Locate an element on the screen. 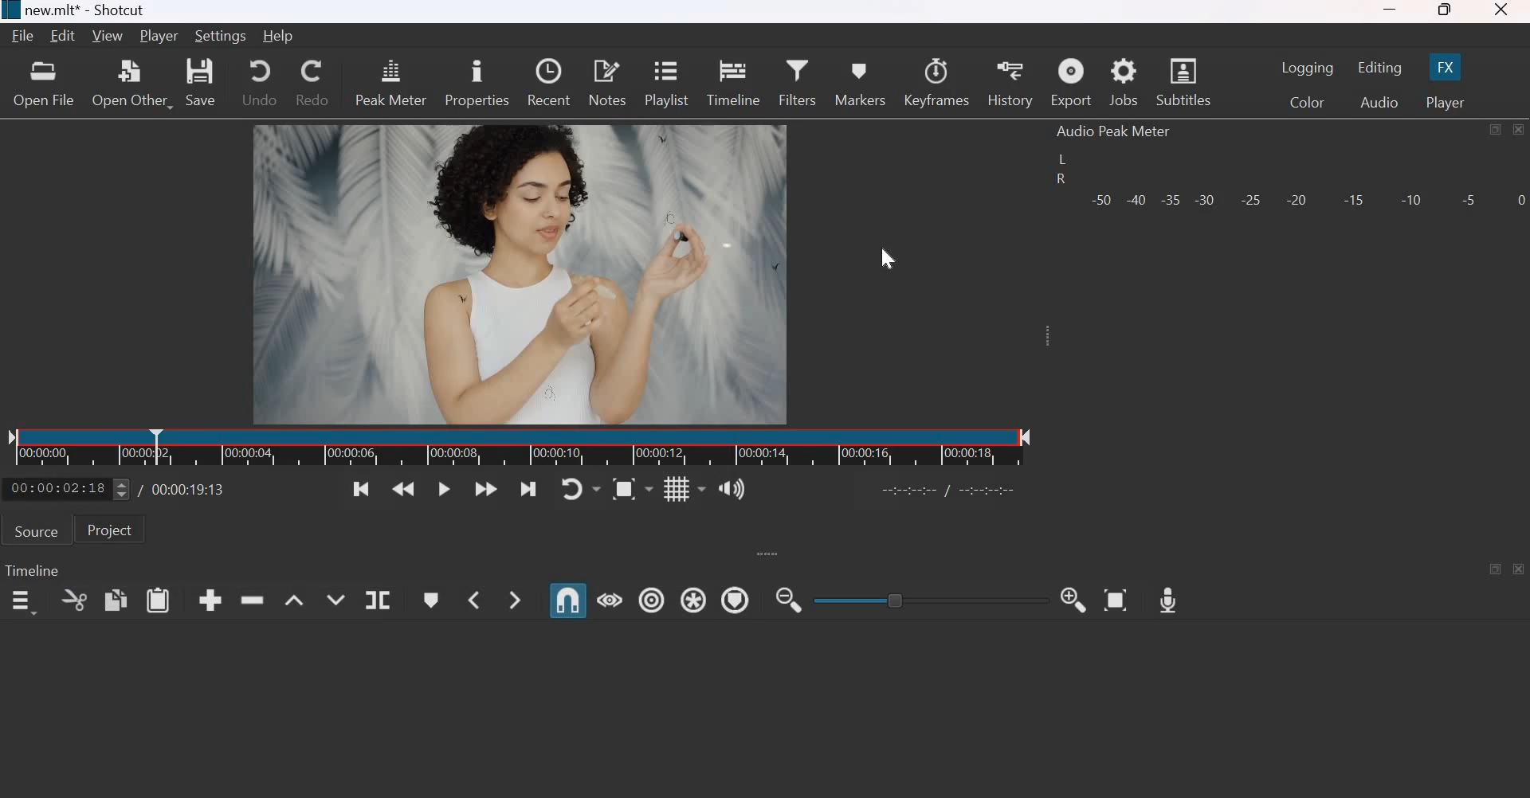 The width and height of the screenshot is (1530, 798). lift is located at coordinates (294, 599).